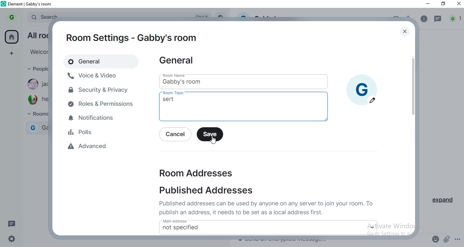 Image resolution: width=464 pixels, height=247 pixels. Describe the element at coordinates (210, 134) in the screenshot. I see `save` at that location.